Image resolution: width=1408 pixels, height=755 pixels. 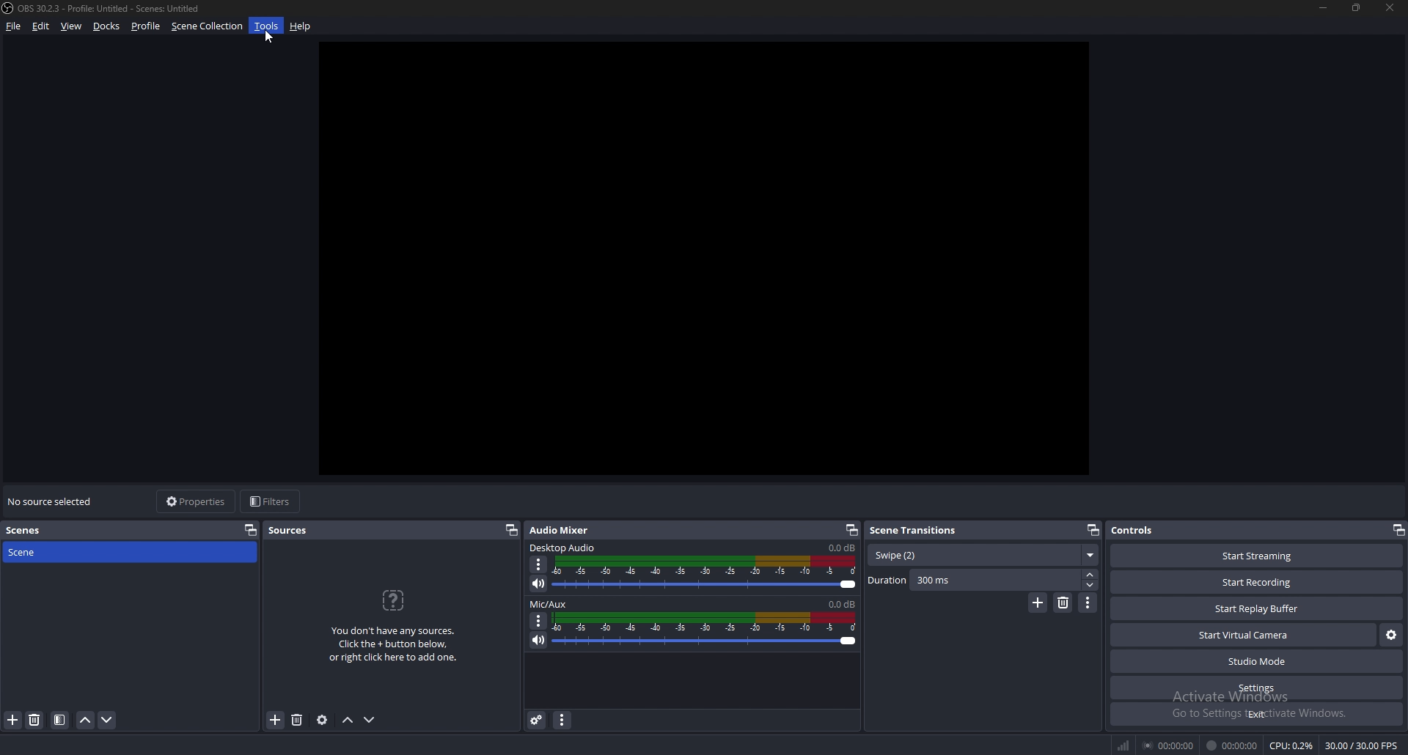 I want to click on fps, so click(x=1363, y=745).